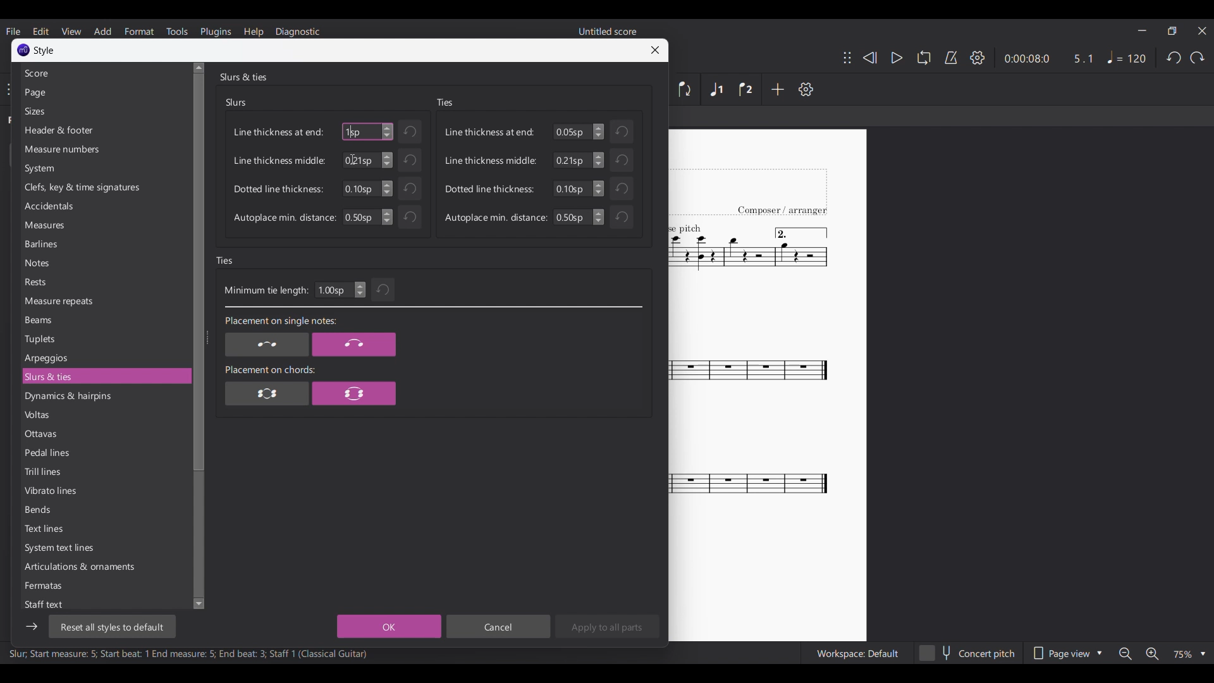 This screenshot has height=683, width=1214. I want to click on Undo, so click(1174, 58).